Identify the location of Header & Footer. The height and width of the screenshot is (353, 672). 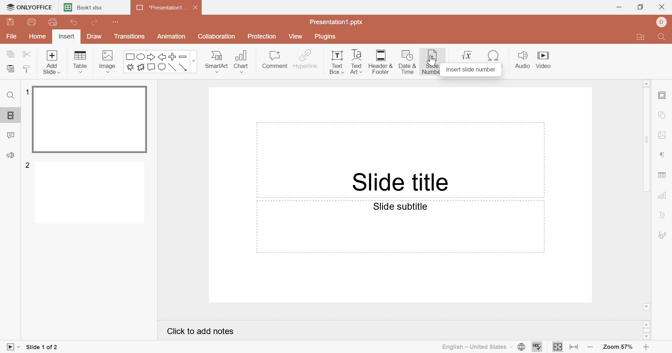
(381, 63).